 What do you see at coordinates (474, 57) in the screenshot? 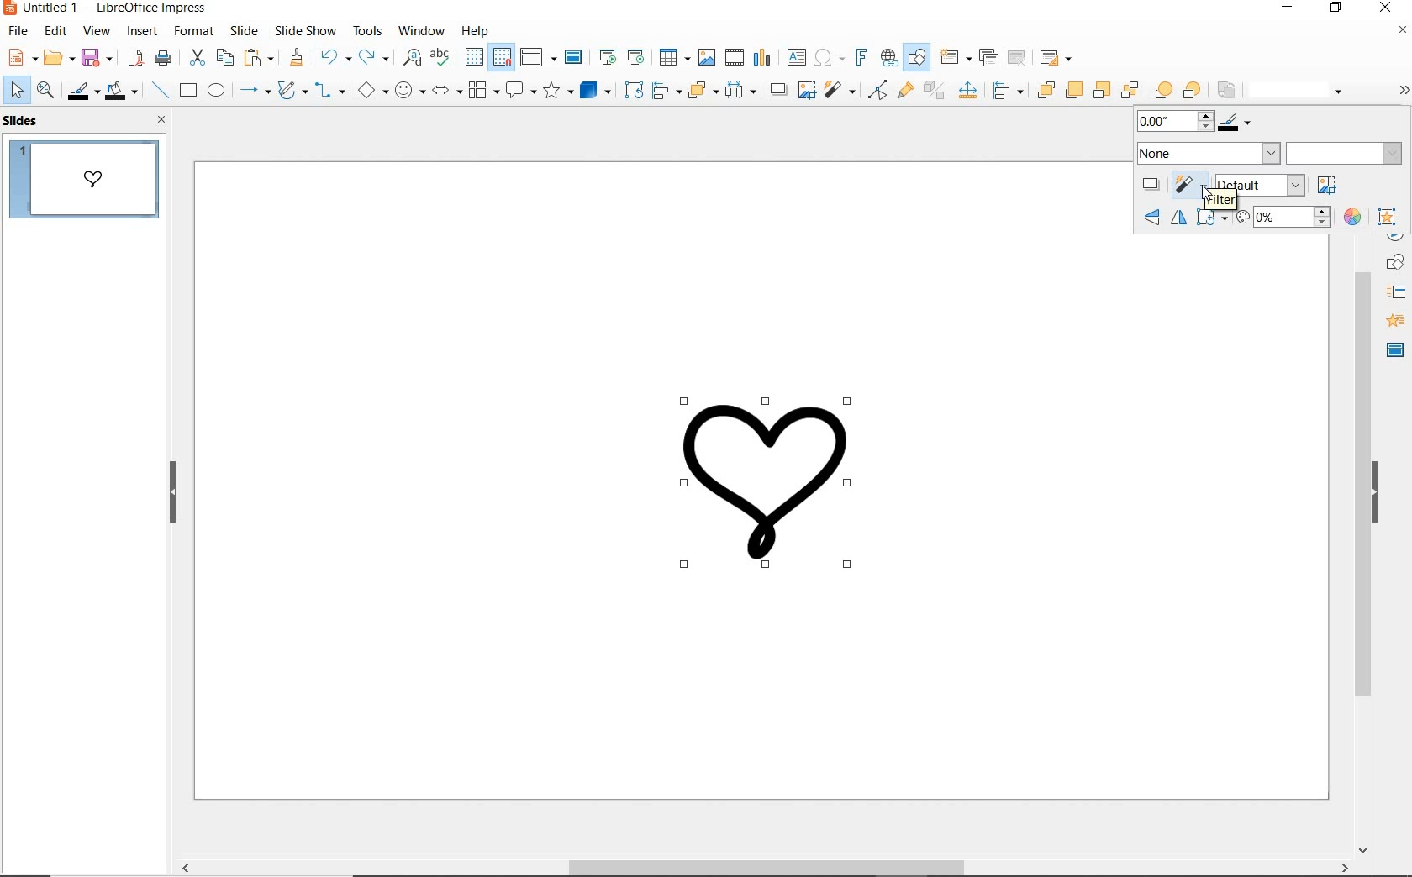
I see `display grid` at bounding box center [474, 57].